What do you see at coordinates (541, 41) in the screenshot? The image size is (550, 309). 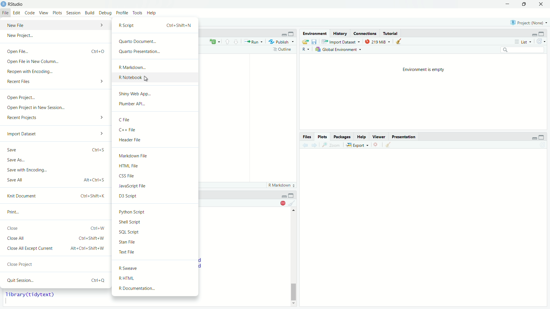 I see `refresh the list of objects` at bounding box center [541, 41].